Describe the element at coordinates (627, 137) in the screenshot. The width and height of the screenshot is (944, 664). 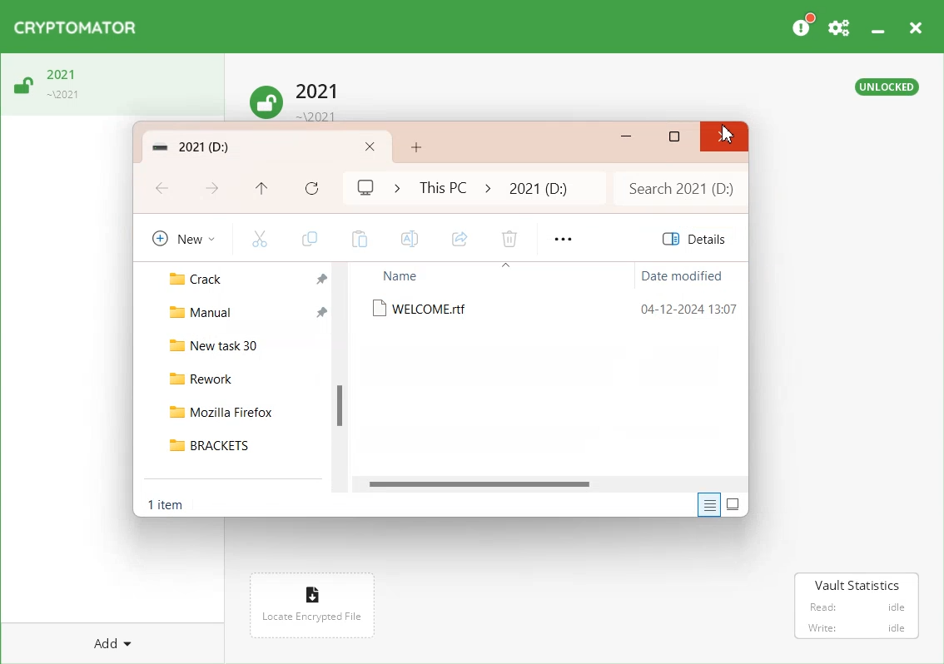
I see `Minimize` at that location.